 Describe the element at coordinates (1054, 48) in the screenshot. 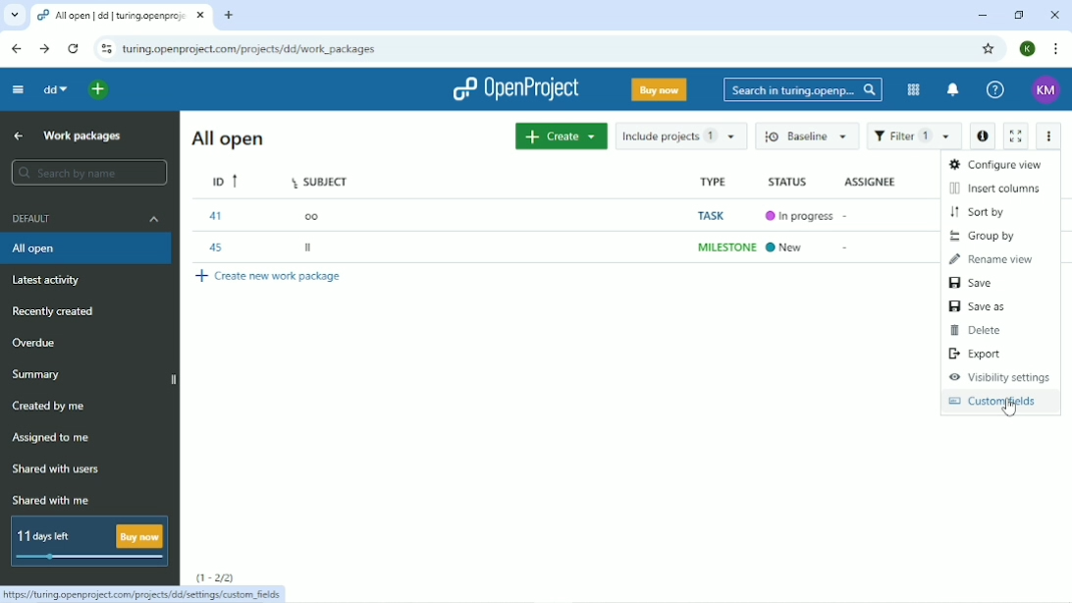

I see `Customize and control google chrome` at that location.